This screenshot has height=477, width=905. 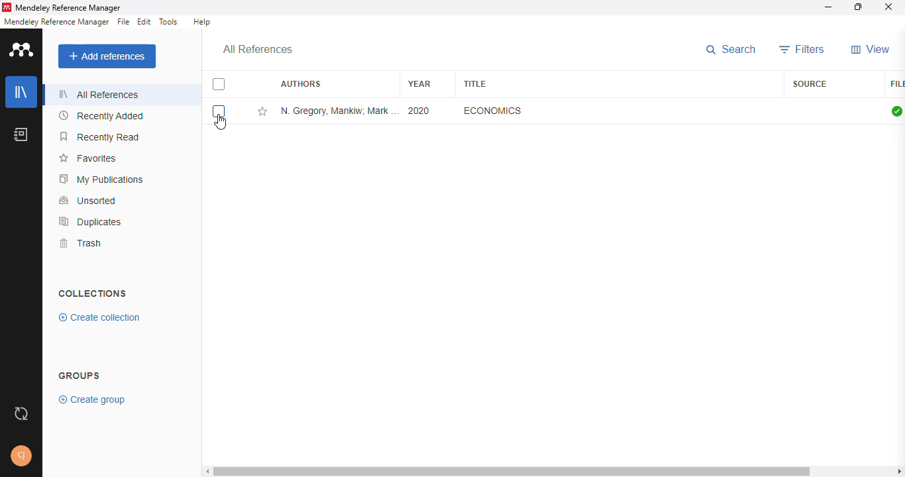 I want to click on title, so click(x=474, y=83).